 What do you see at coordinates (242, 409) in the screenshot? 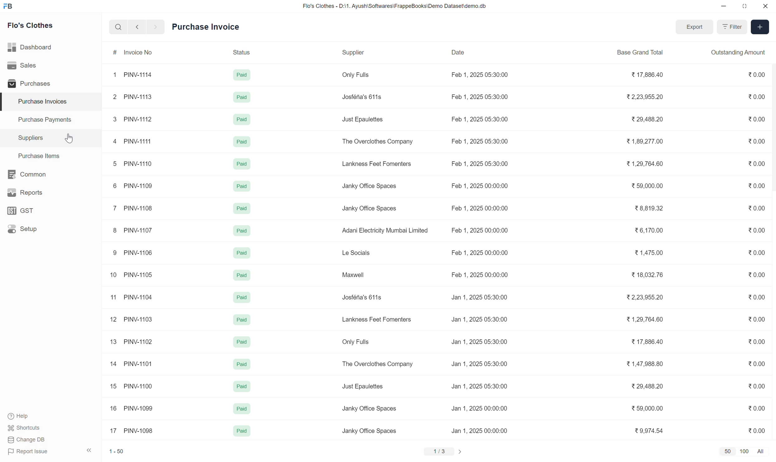
I see `Paid` at bounding box center [242, 409].